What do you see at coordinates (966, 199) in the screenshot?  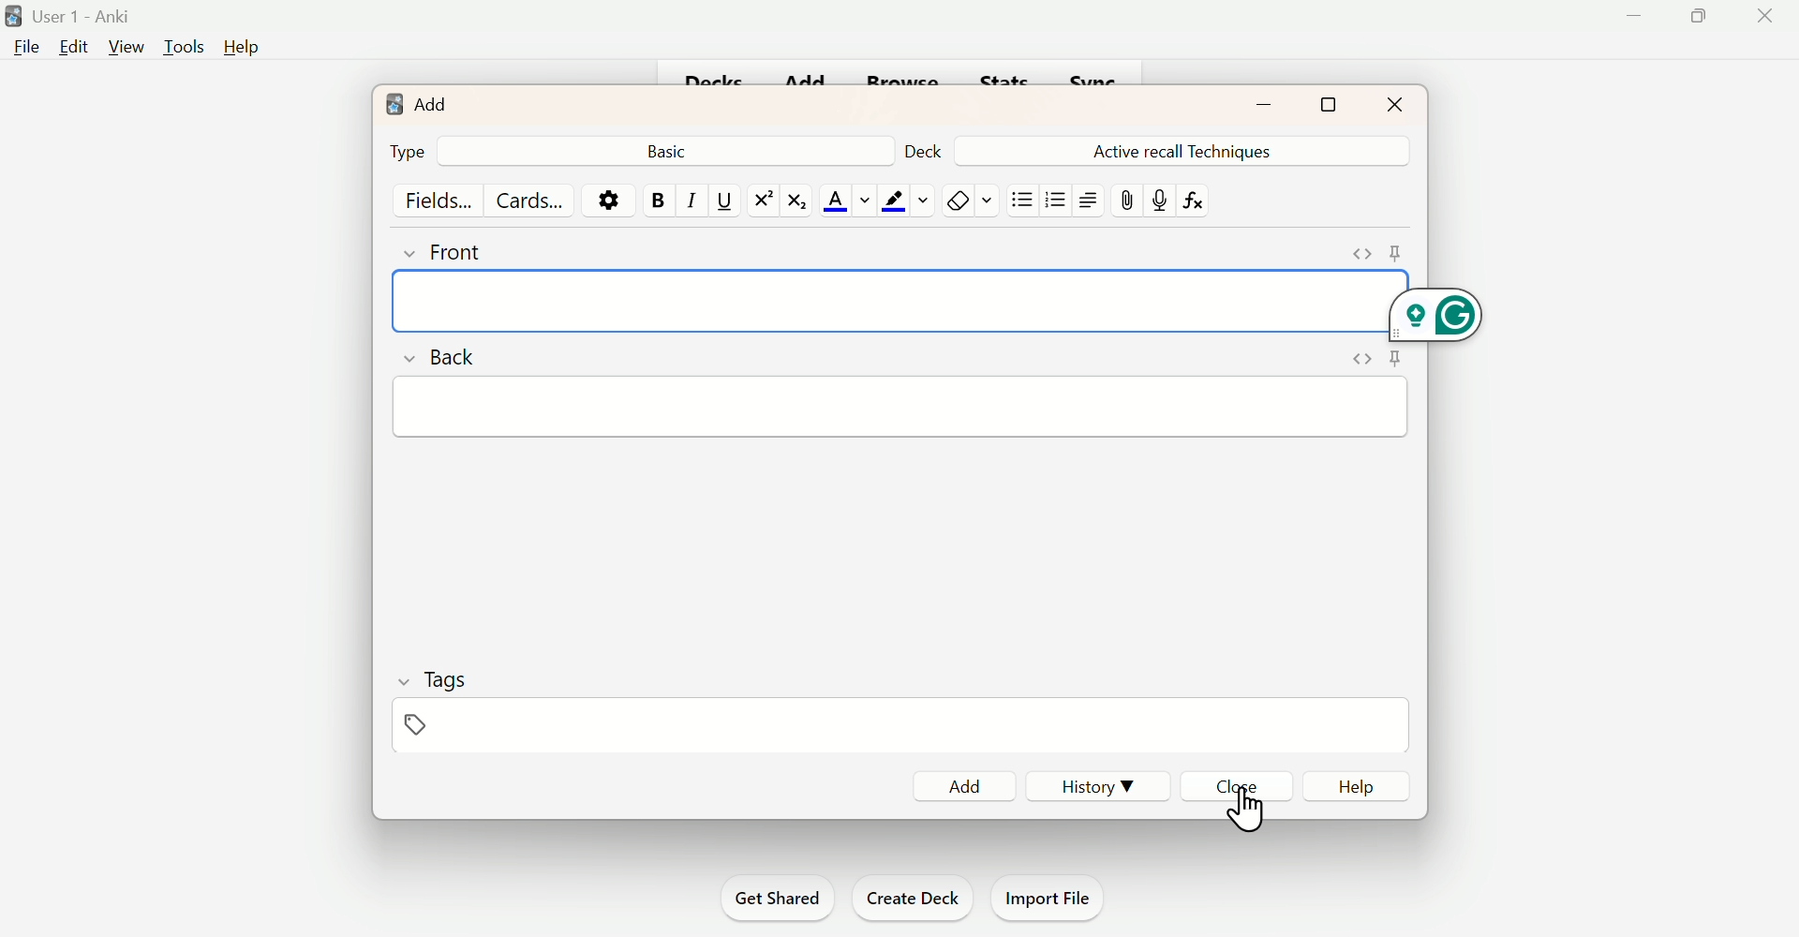 I see `Remove Formatting` at bounding box center [966, 199].